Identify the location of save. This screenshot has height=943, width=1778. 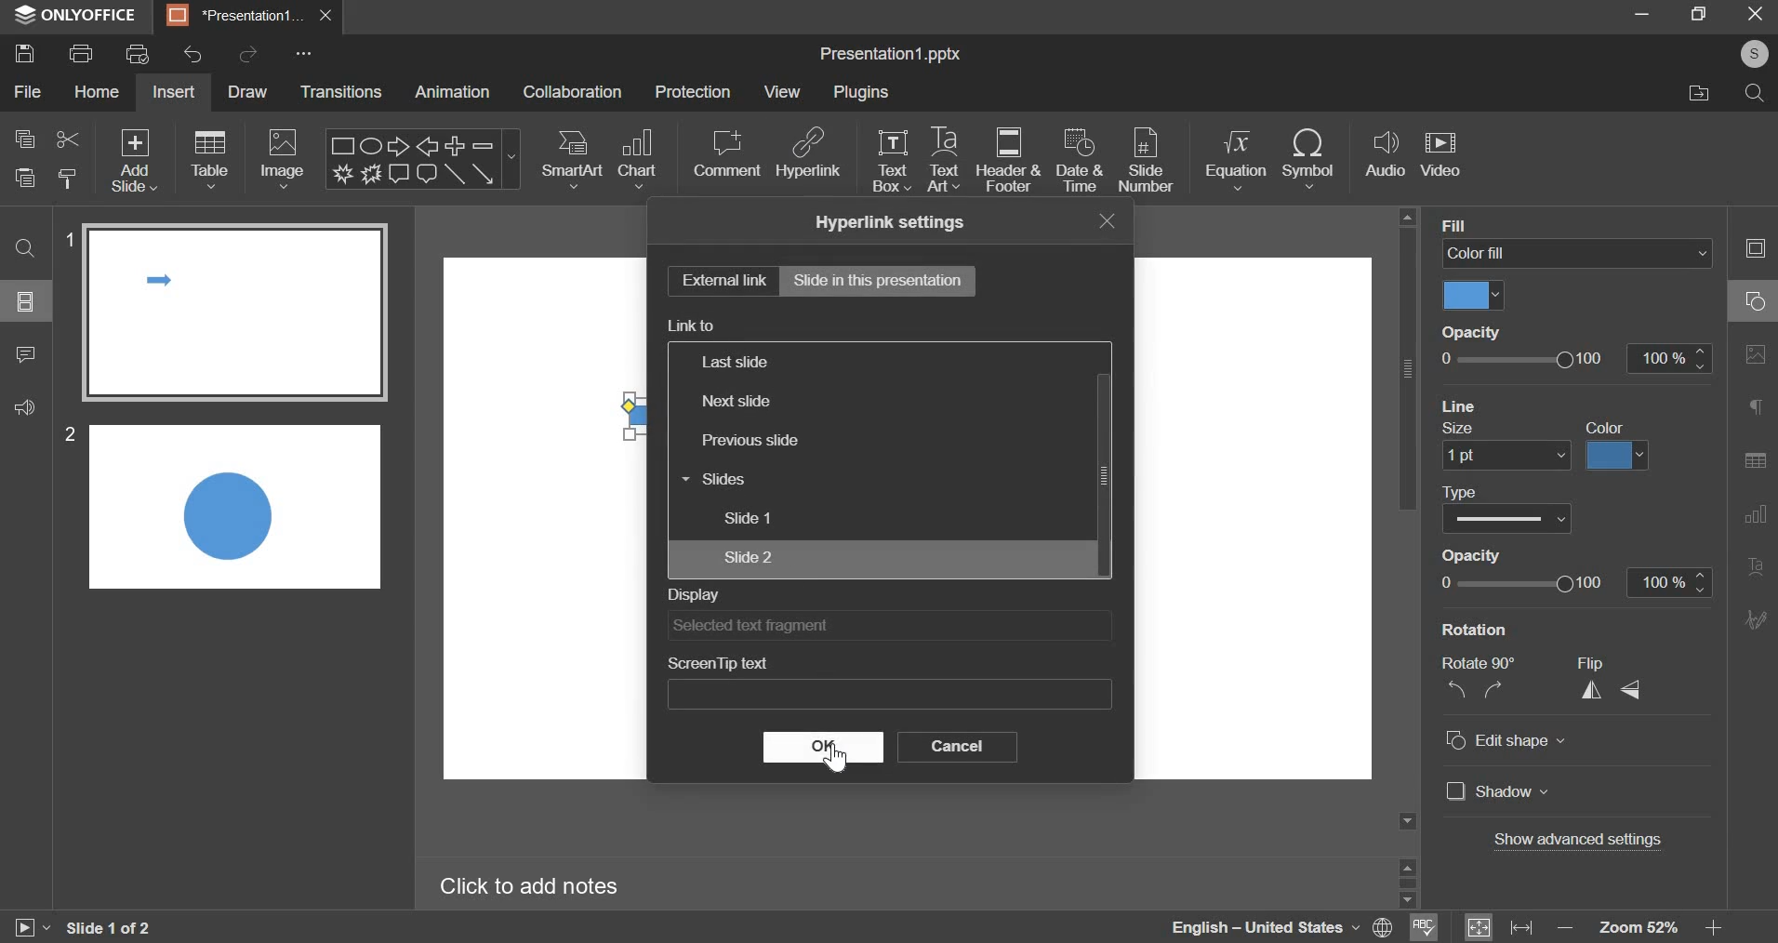
(26, 54).